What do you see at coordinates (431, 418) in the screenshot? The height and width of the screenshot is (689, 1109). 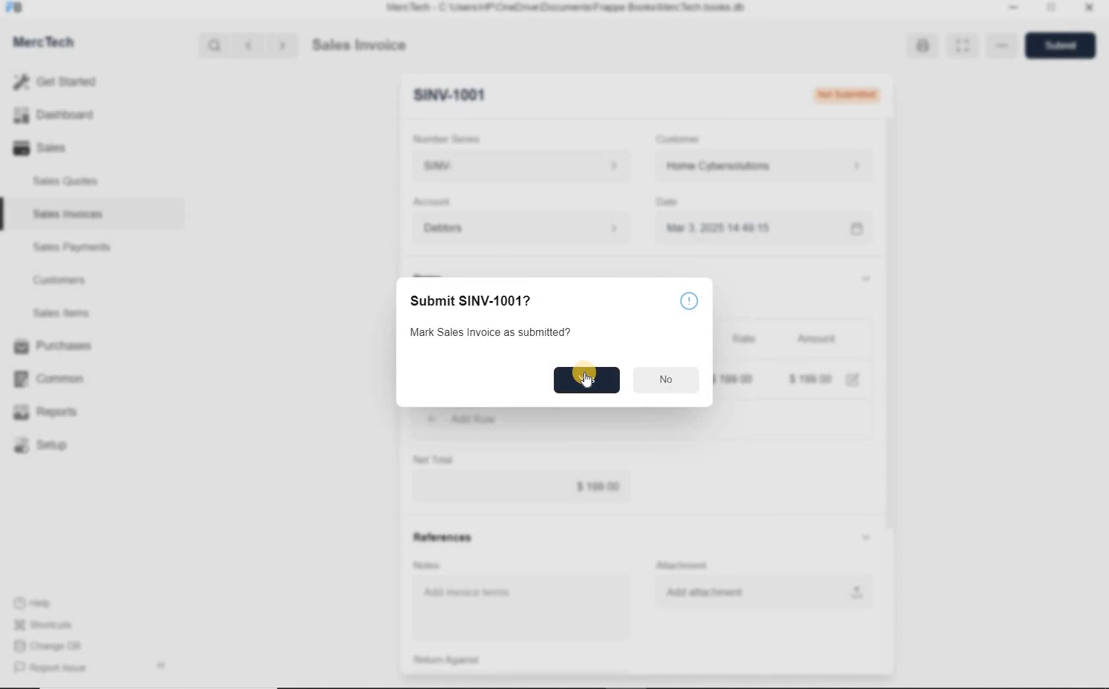 I see `plus` at bounding box center [431, 418].